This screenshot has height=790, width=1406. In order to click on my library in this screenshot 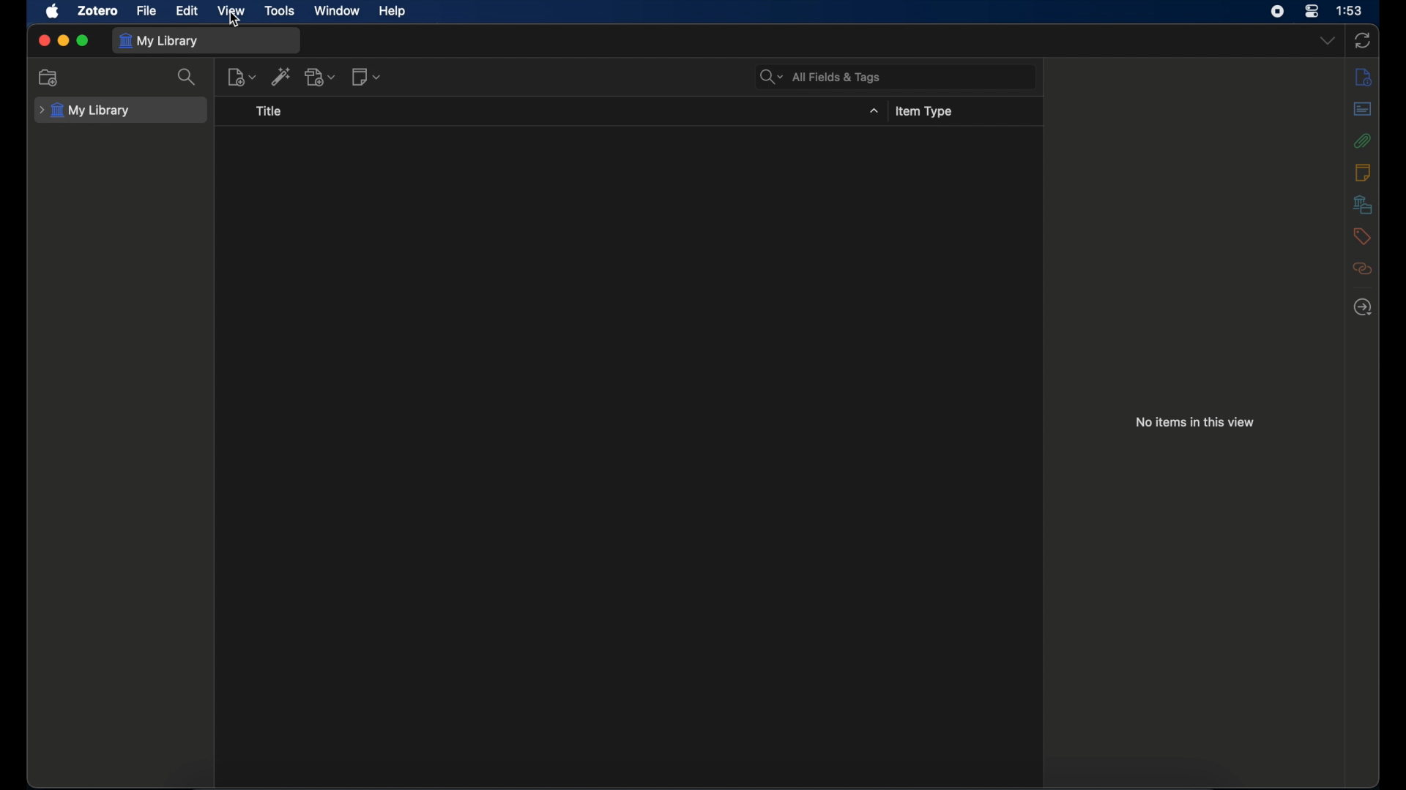, I will do `click(158, 42)`.